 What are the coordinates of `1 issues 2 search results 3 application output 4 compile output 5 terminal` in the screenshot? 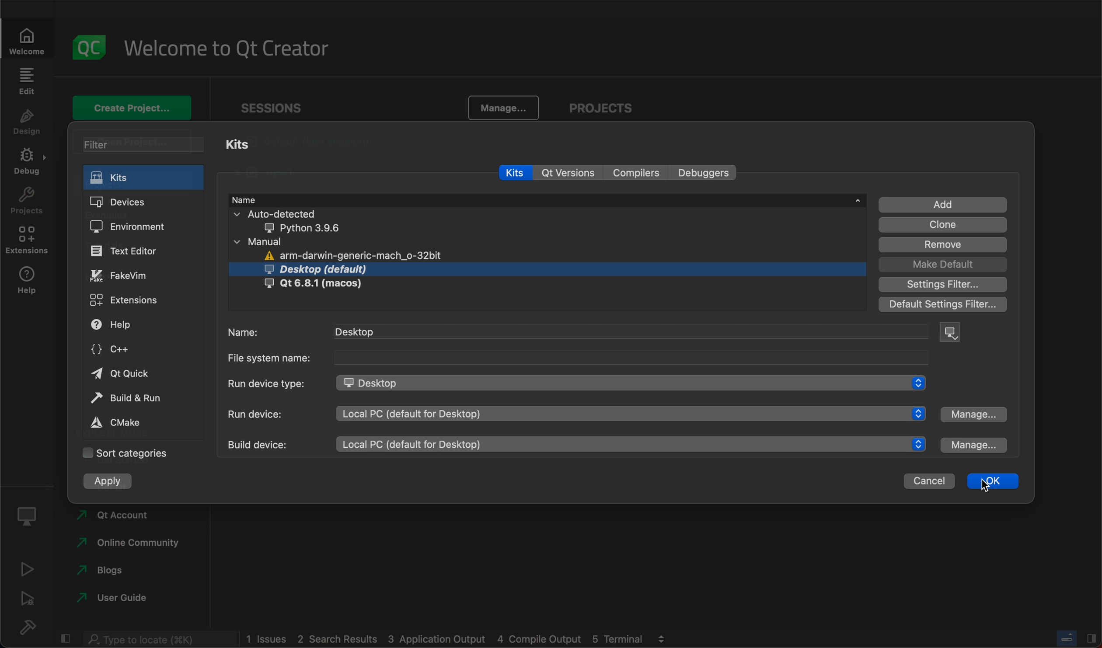 It's located at (446, 638).